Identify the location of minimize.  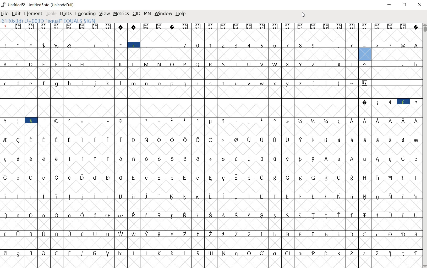
(389, 5).